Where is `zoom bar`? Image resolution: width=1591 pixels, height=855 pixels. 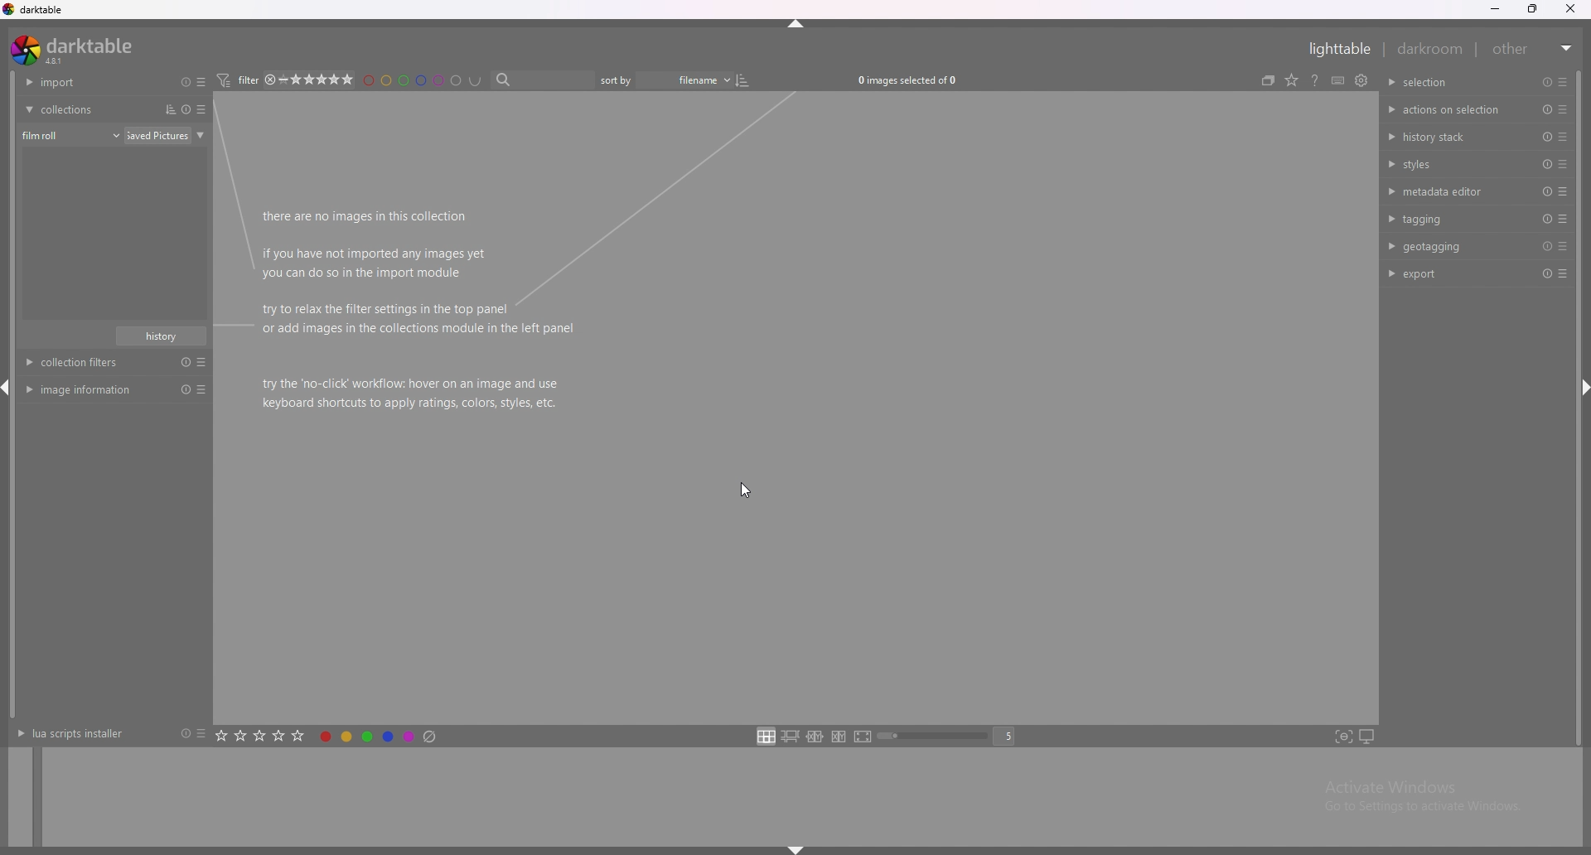
zoom bar is located at coordinates (936, 737).